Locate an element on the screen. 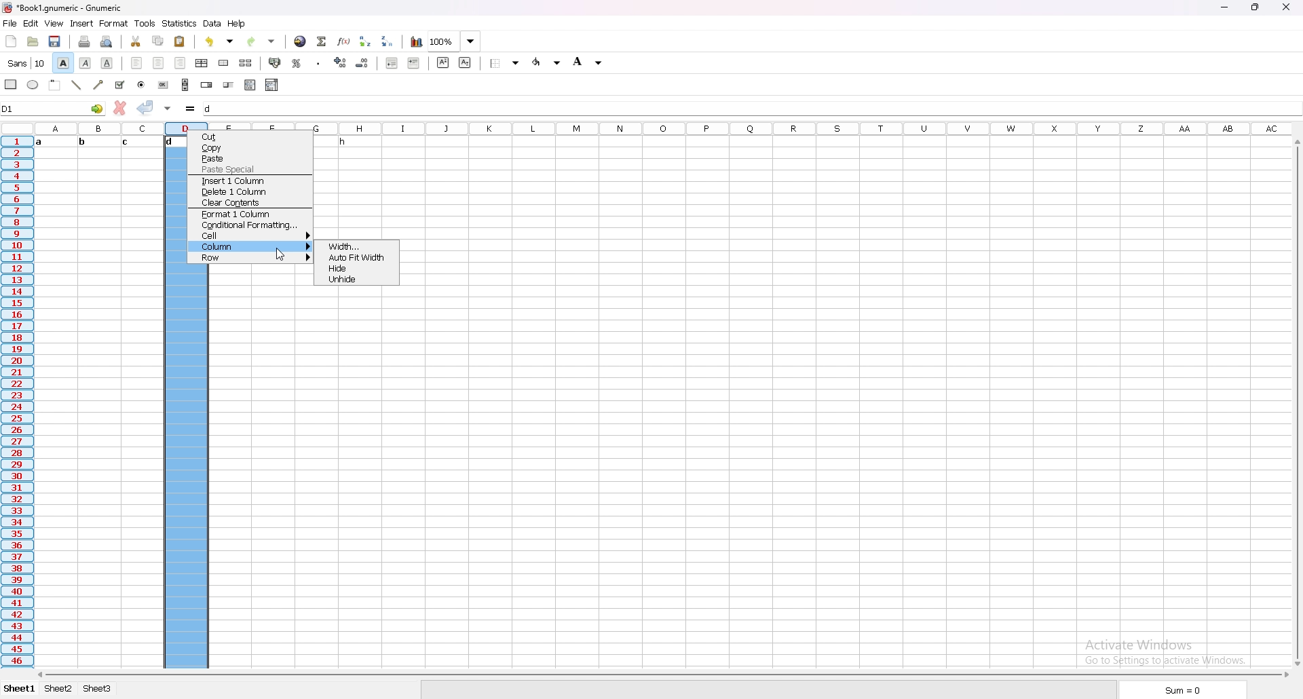  hyperlink is located at coordinates (300, 41).